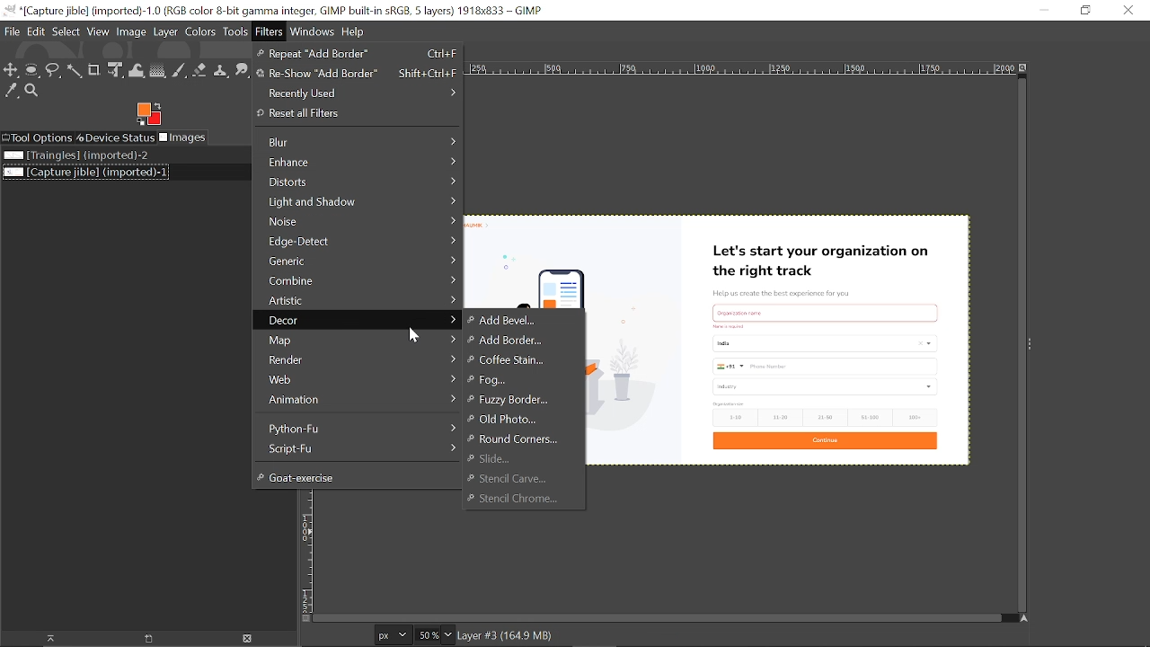 Image resolution: width=1150 pixels, height=647 pixels. I want to click on Raise the image display, so click(149, 639).